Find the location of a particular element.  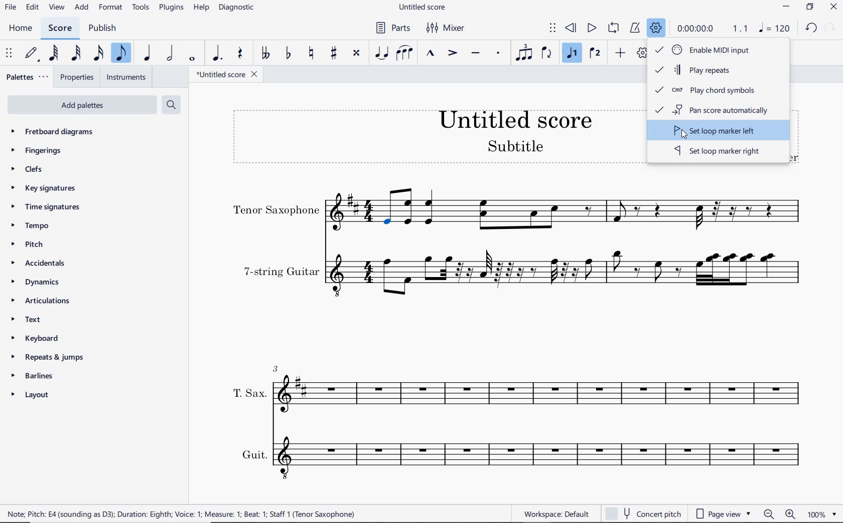

CONCERT PITCH is located at coordinates (643, 513).